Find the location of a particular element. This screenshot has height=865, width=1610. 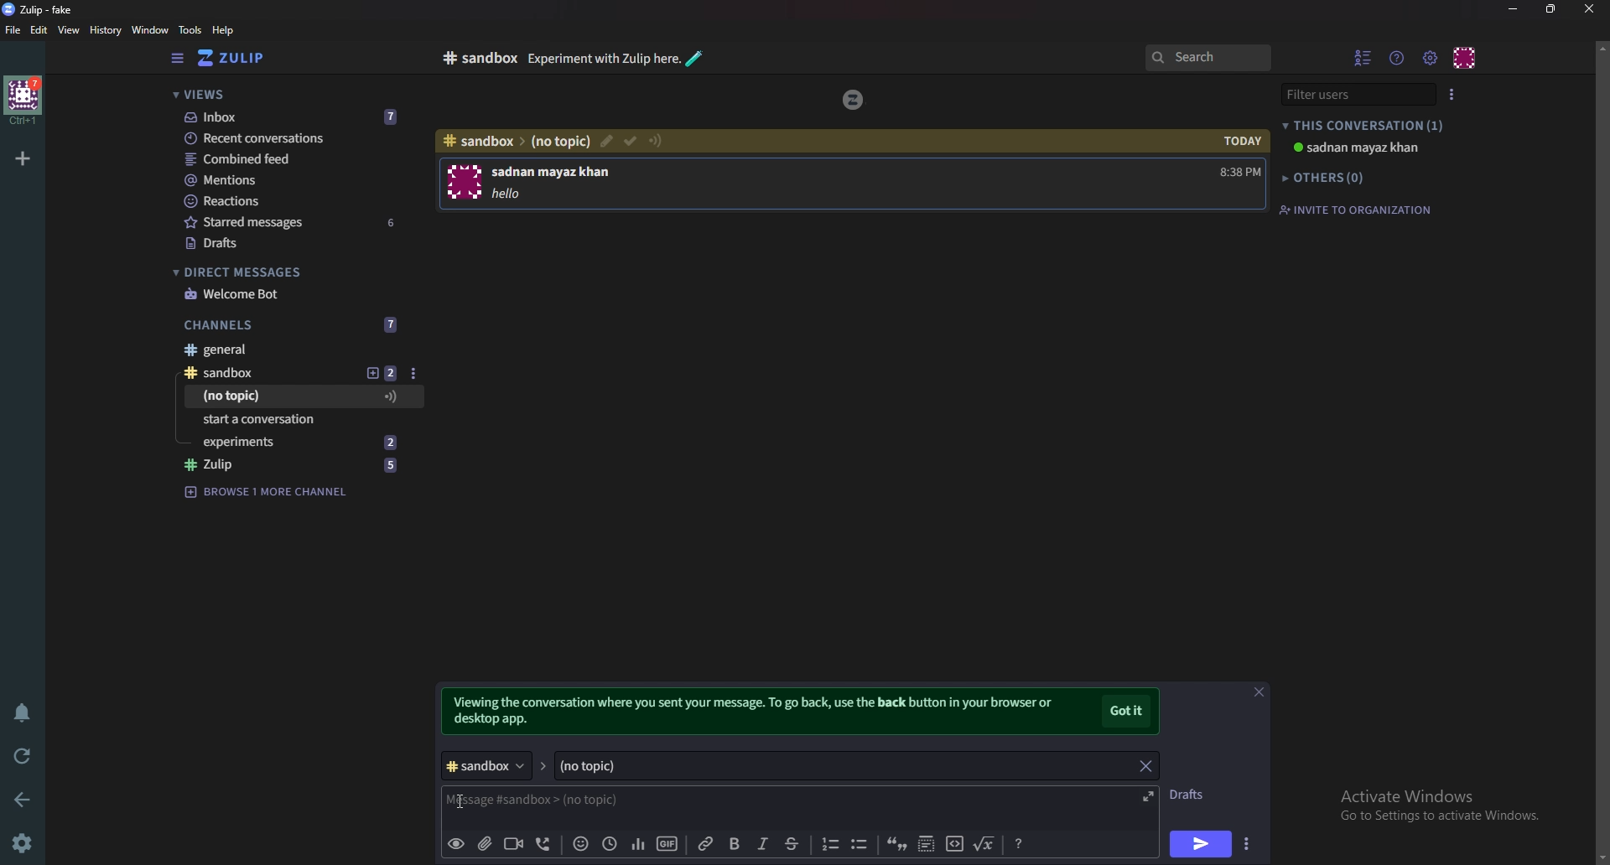

send is located at coordinates (1199, 845).